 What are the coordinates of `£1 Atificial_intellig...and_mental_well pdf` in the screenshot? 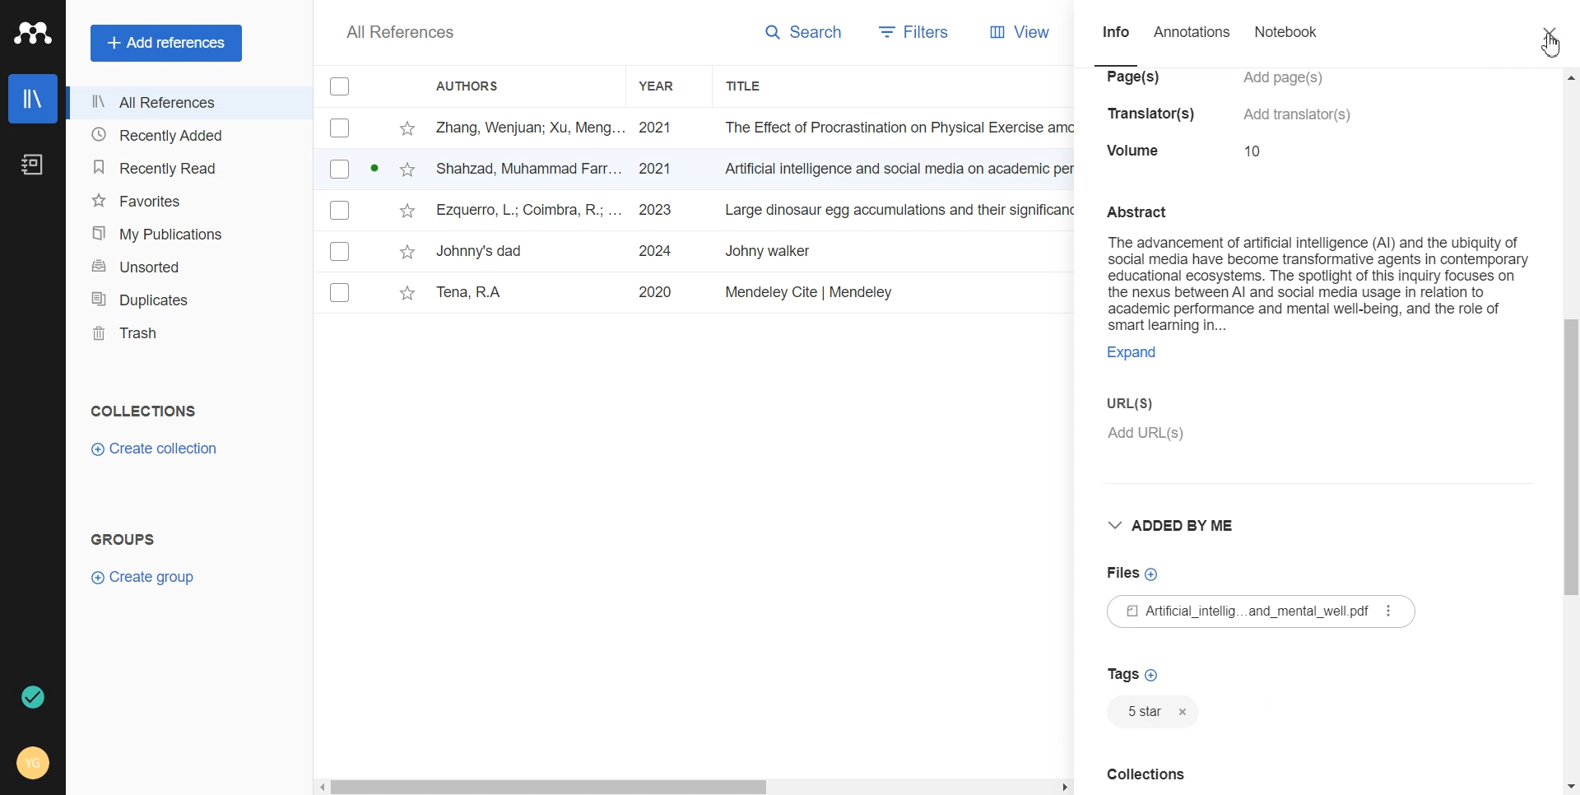 It's located at (1268, 611).